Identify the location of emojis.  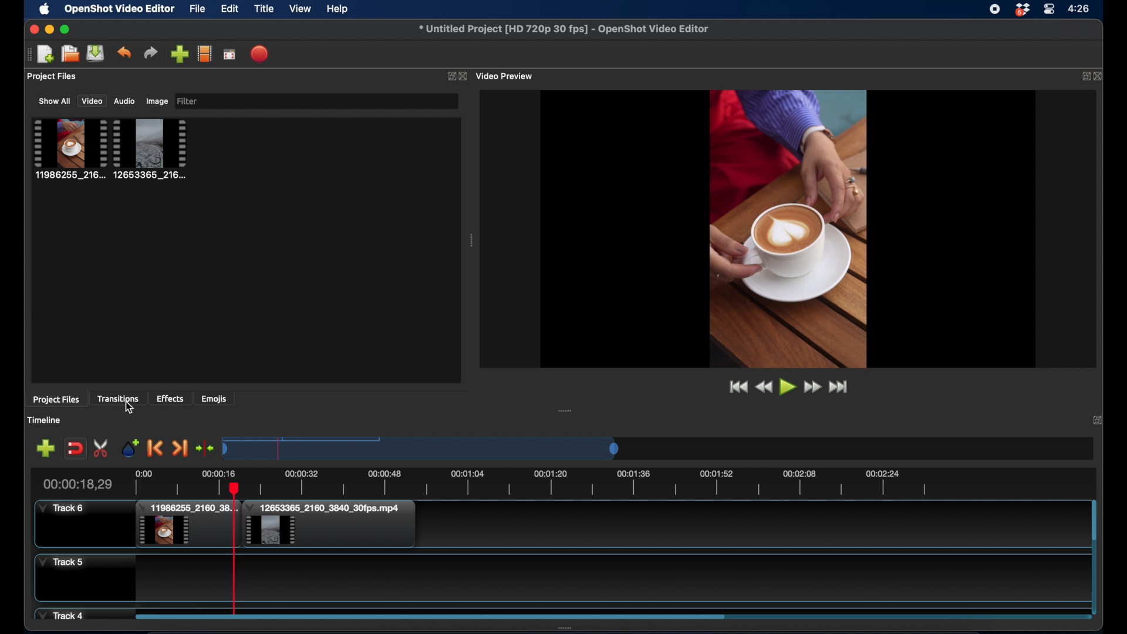
(214, 399).